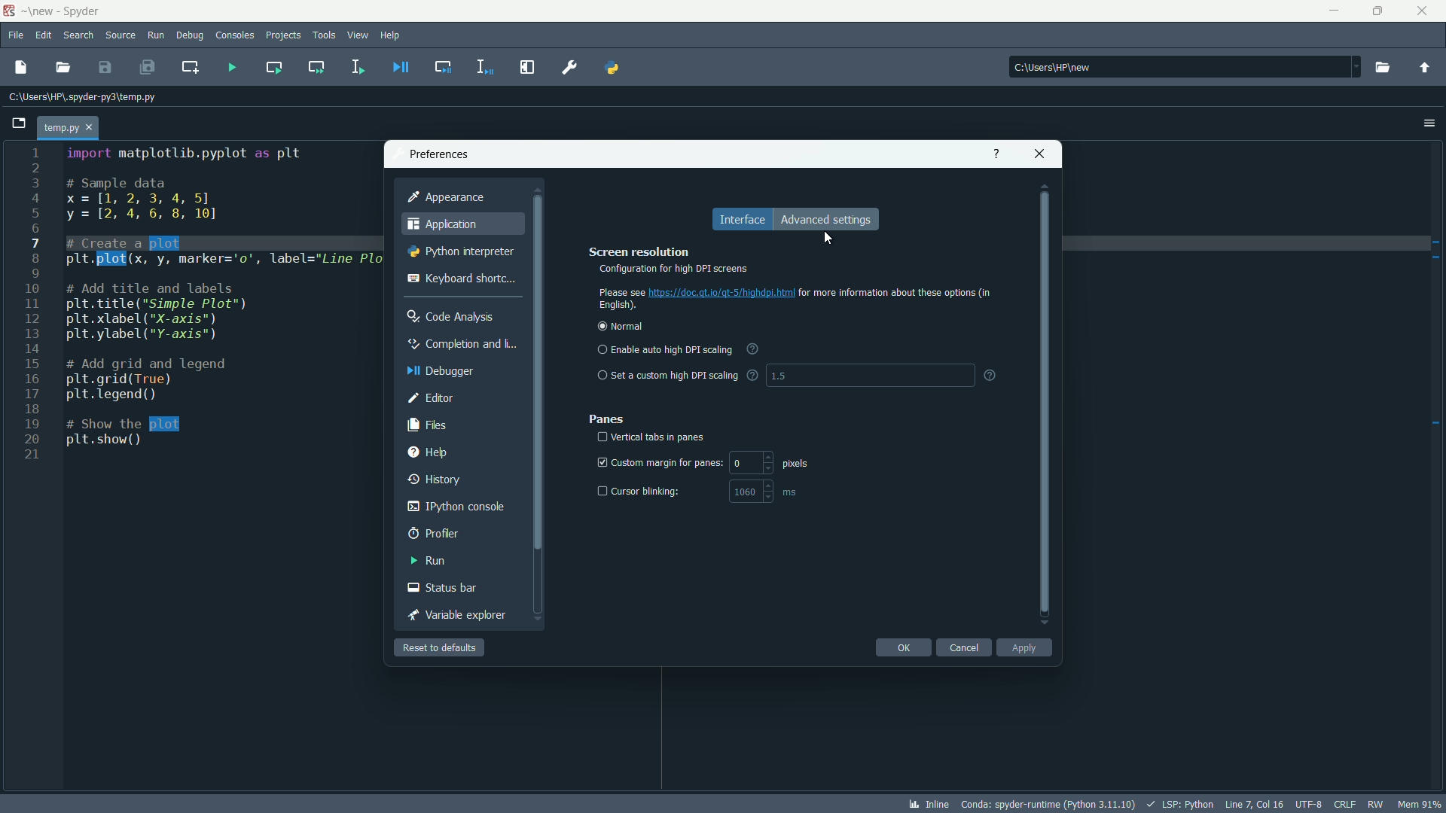 The image size is (1446, 813). What do you see at coordinates (538, 405) in the screenshot?
I see `vertical scrollbar` at bounding box center [538, 405].